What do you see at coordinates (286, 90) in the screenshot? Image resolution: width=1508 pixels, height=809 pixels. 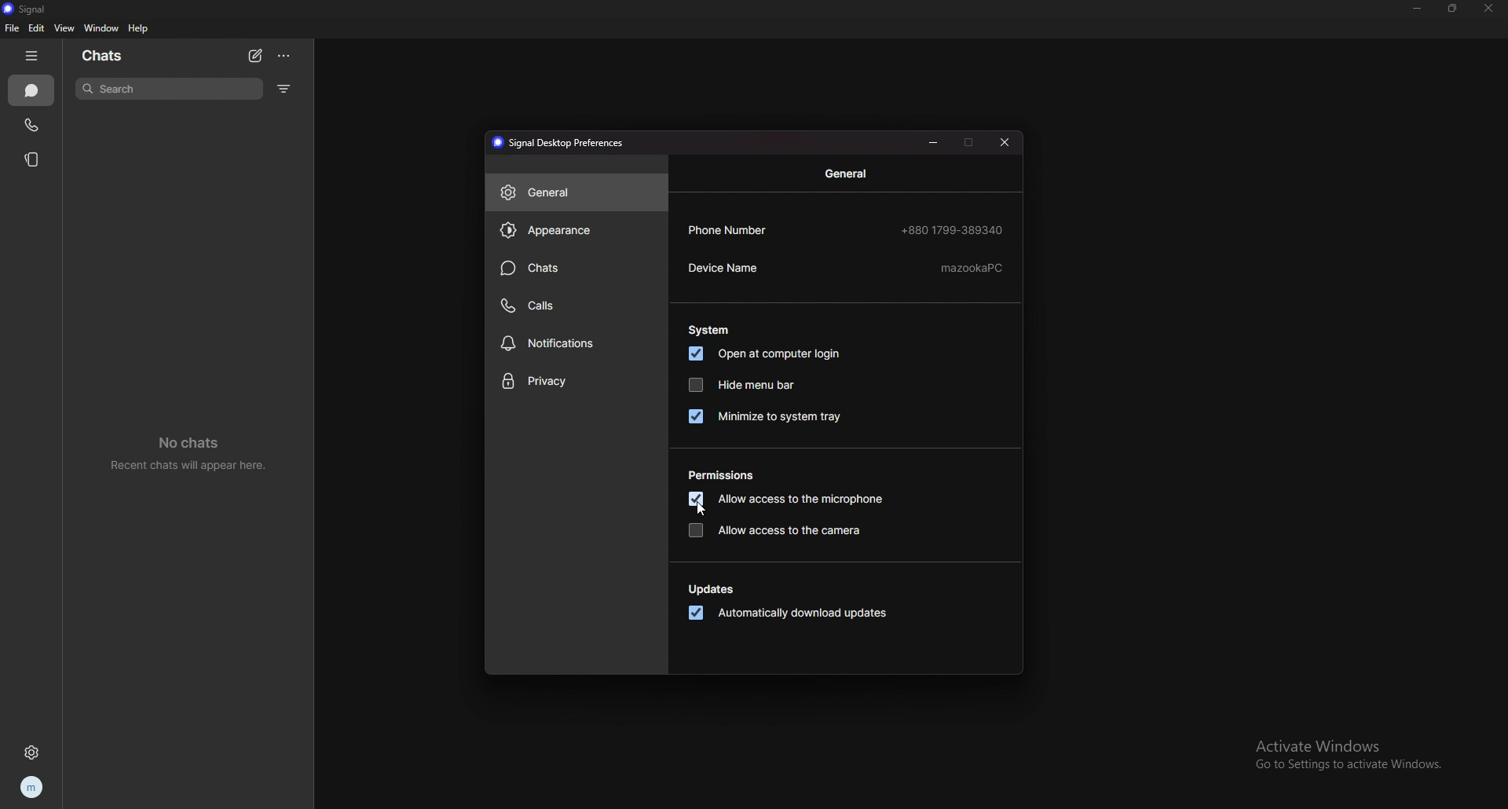 I see `filter` at bounding box center [286, 90].